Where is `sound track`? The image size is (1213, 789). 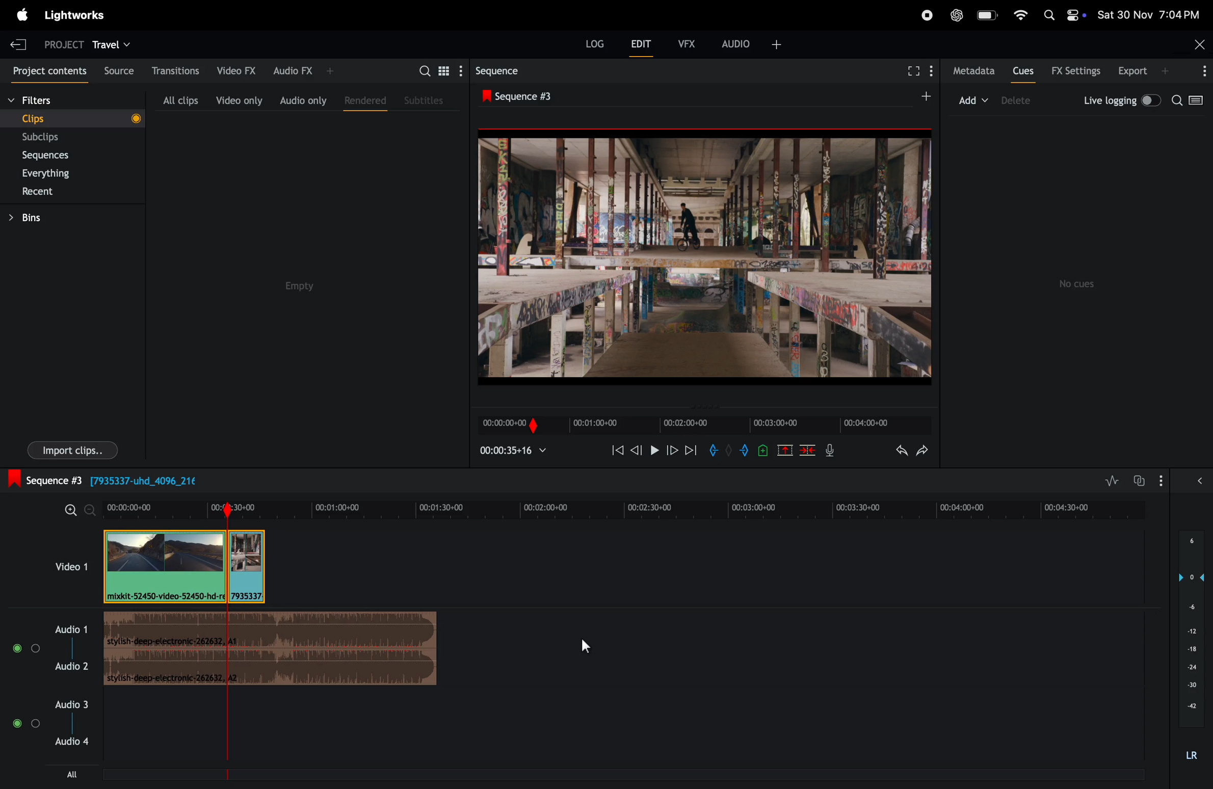
sound track is located at coordinates (271, 651).